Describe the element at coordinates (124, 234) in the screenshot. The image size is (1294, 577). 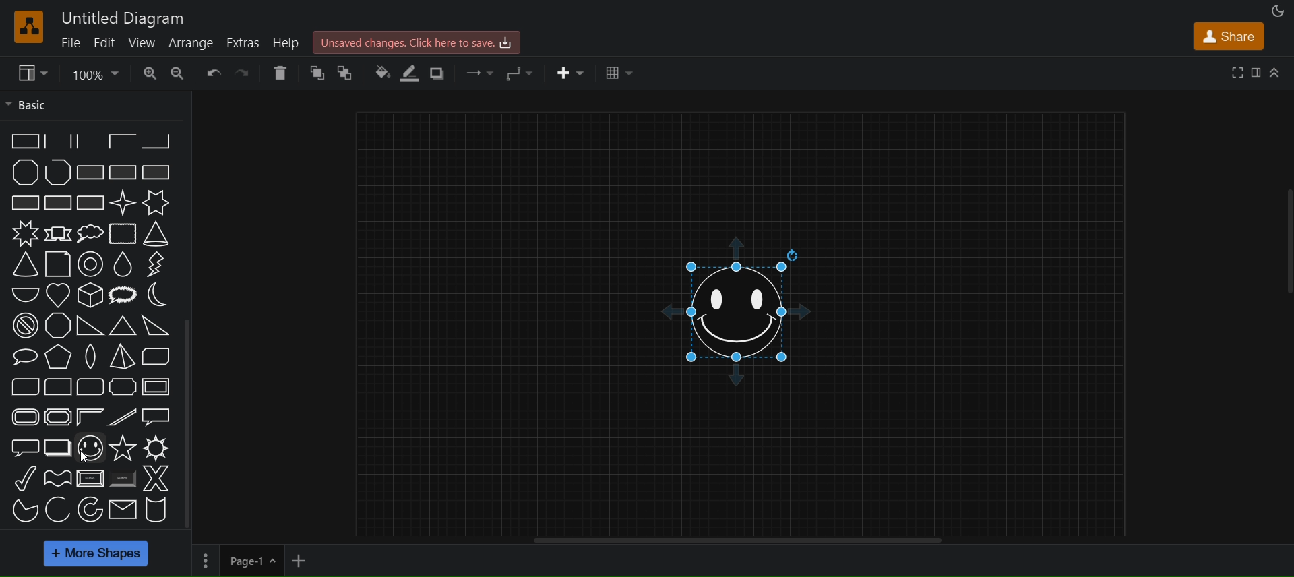
I see `cloud rectangle` at that location.